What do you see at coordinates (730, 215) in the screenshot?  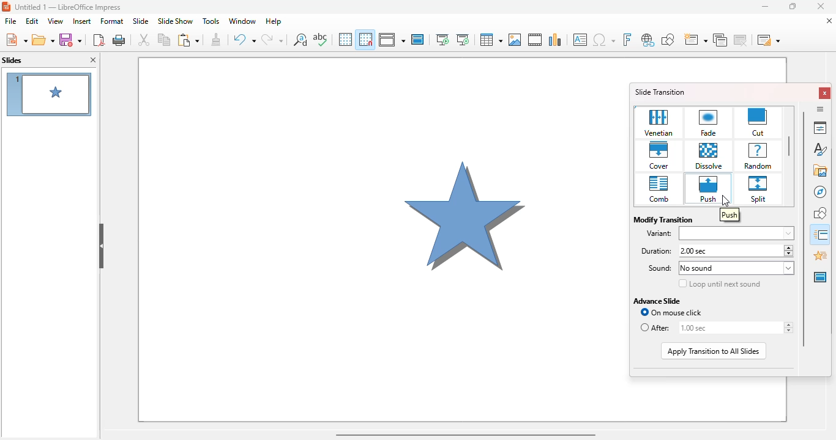 I see `push` at bounding box center [730, 215].